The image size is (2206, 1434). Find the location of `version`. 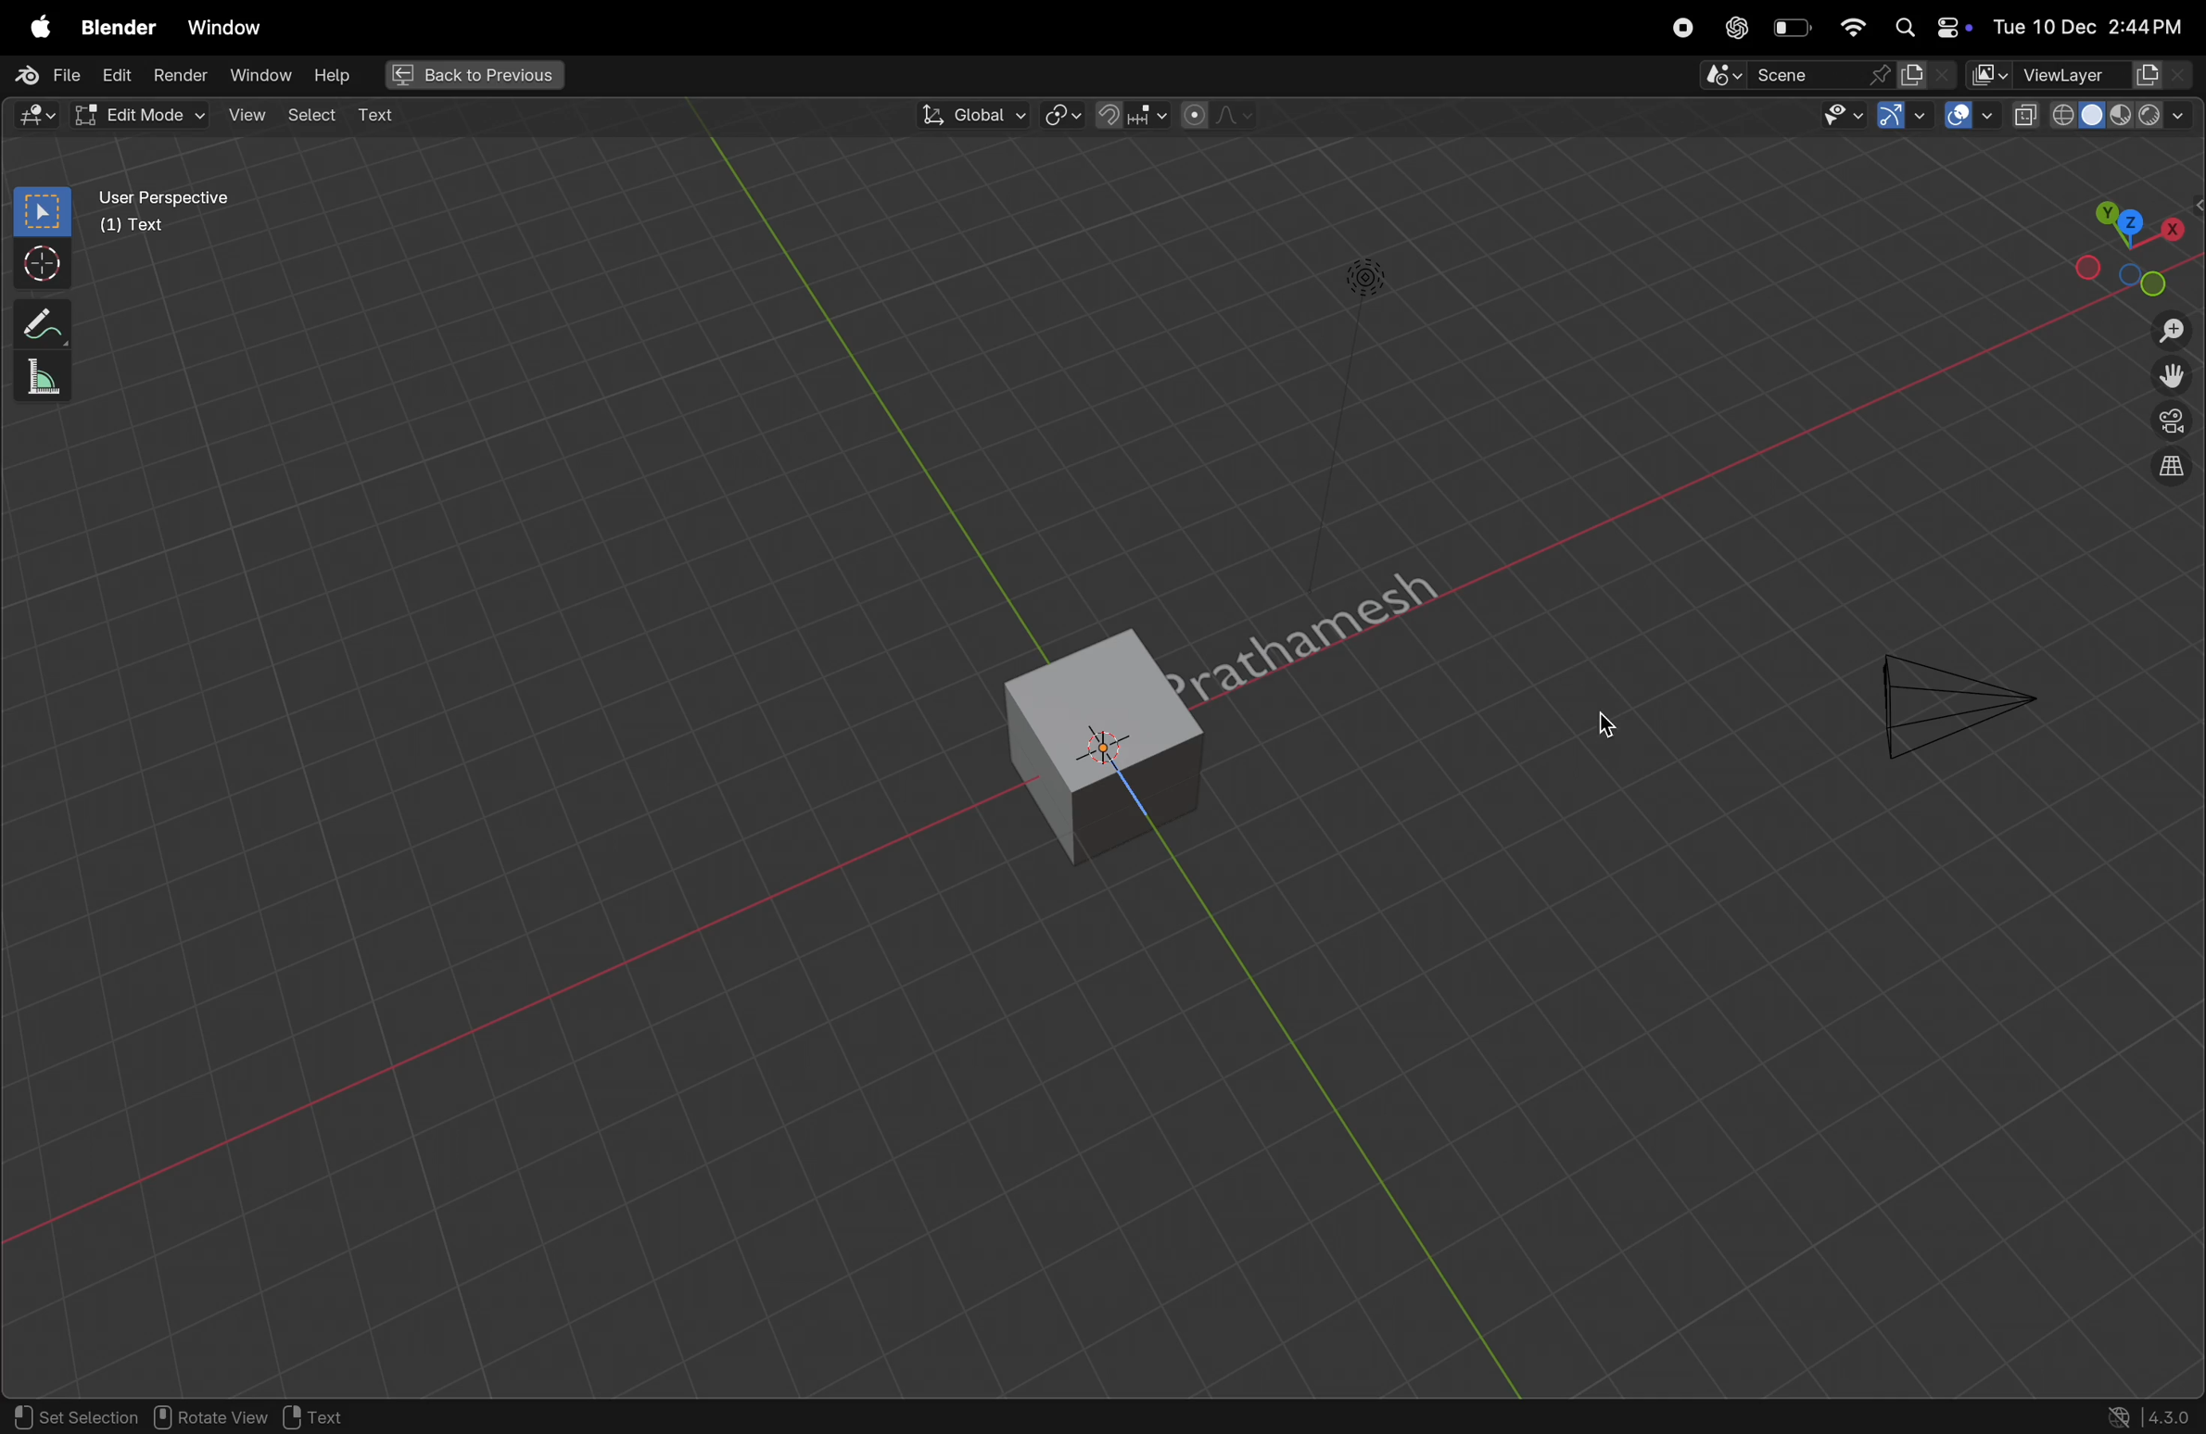

version is located at coordinates (2150, 1415).